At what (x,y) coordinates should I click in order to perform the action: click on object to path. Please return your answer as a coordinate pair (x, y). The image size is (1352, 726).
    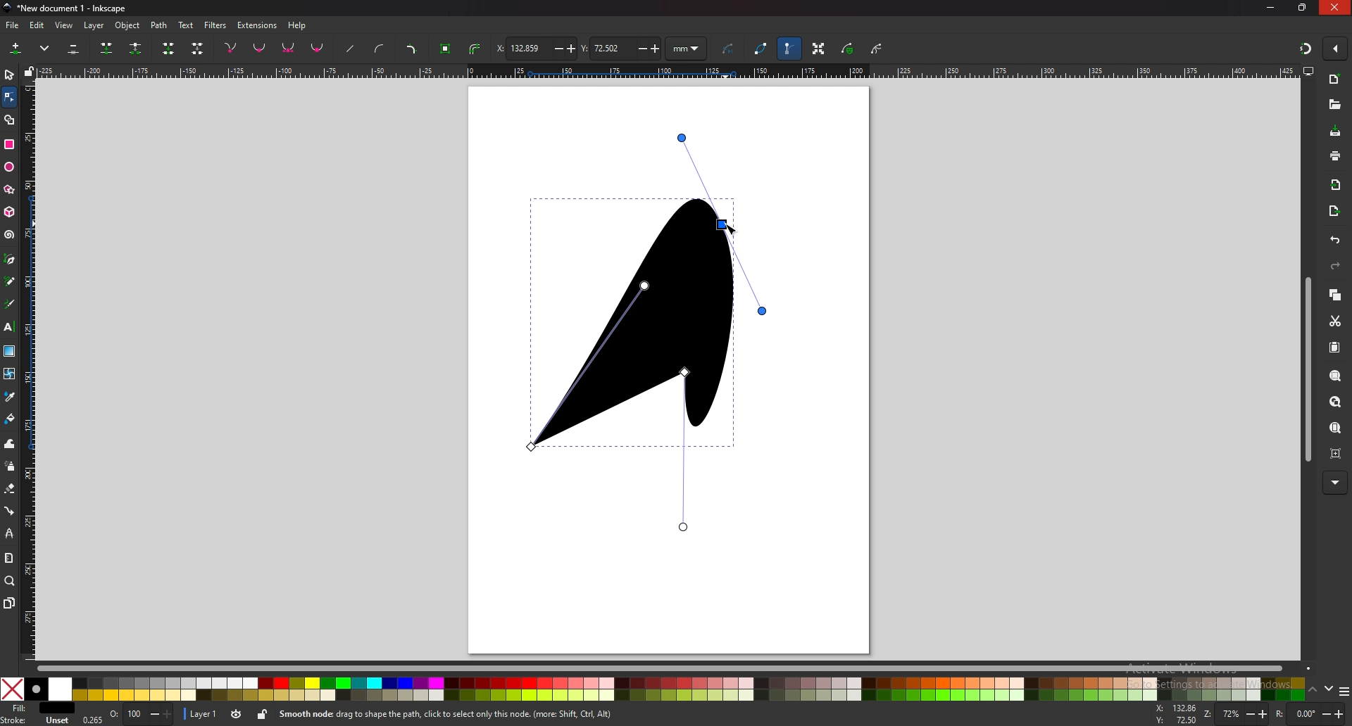
    Looking at the image, I should click on (447, 49).